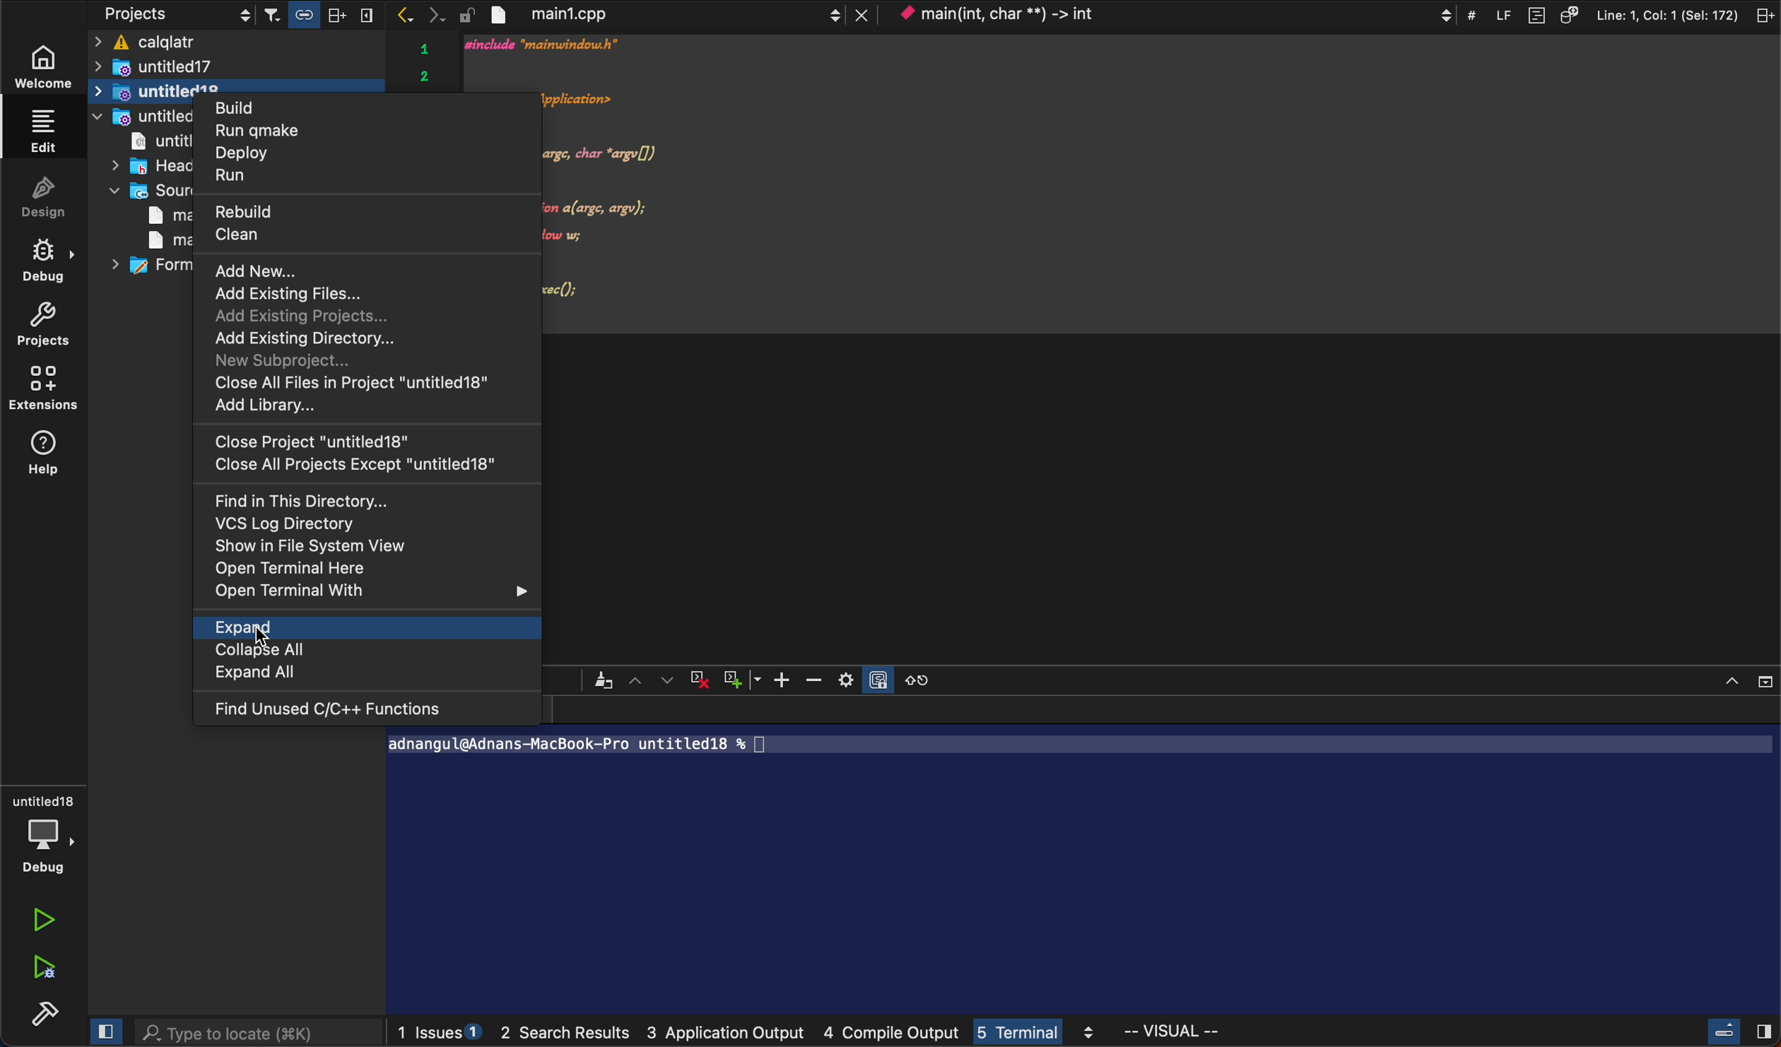 The height and width of the screenshot is (1047, 1781). What do you see at coordinates (930, 679) in the screenshot?
I see `reset` at bounding box center [930, 679].